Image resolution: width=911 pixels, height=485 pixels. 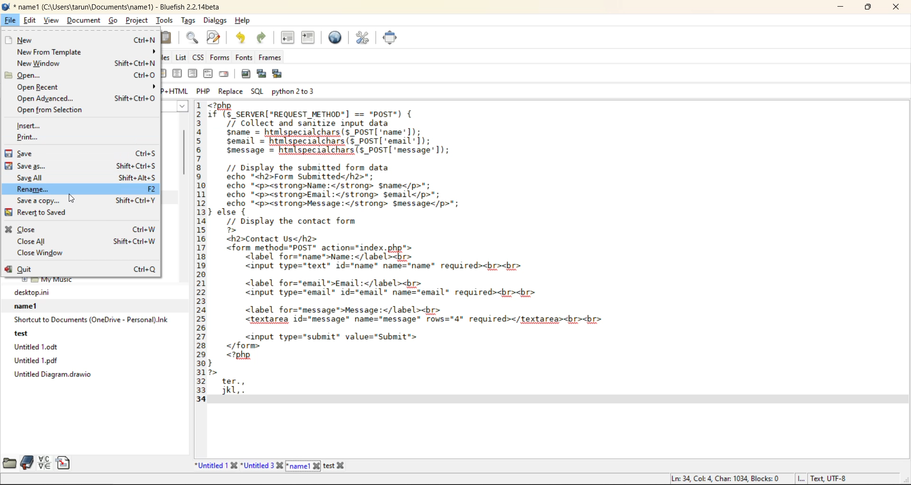 What do you see at coordinates (28, 463) in the screenshot?
I see `bookmarks` at bounding box center [28, 463].